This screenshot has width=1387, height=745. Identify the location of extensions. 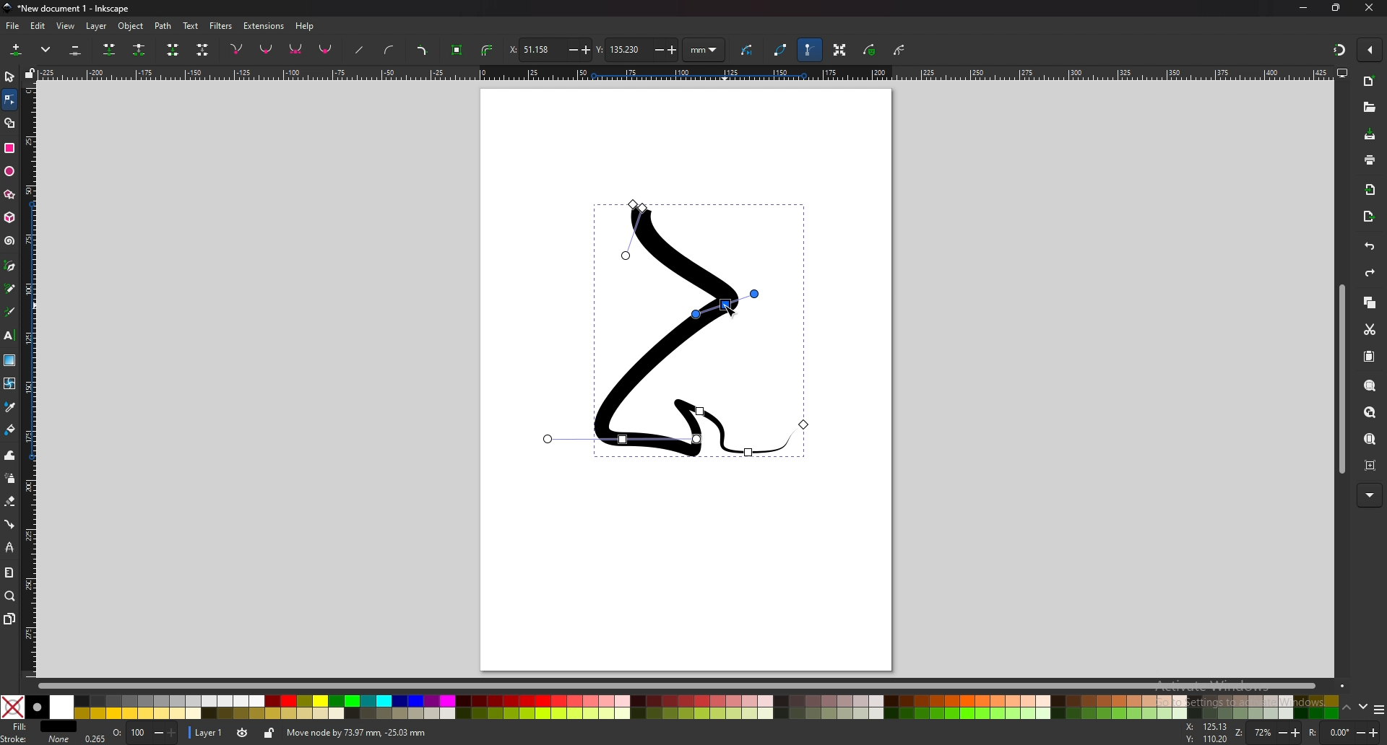
(264, 25).